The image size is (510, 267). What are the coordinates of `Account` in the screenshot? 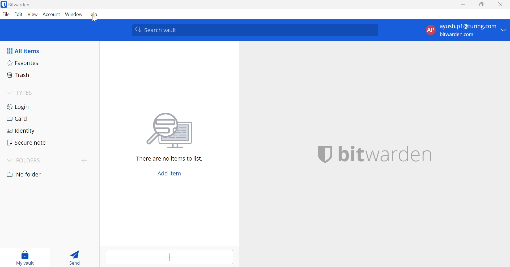 It's located at (52, 15).